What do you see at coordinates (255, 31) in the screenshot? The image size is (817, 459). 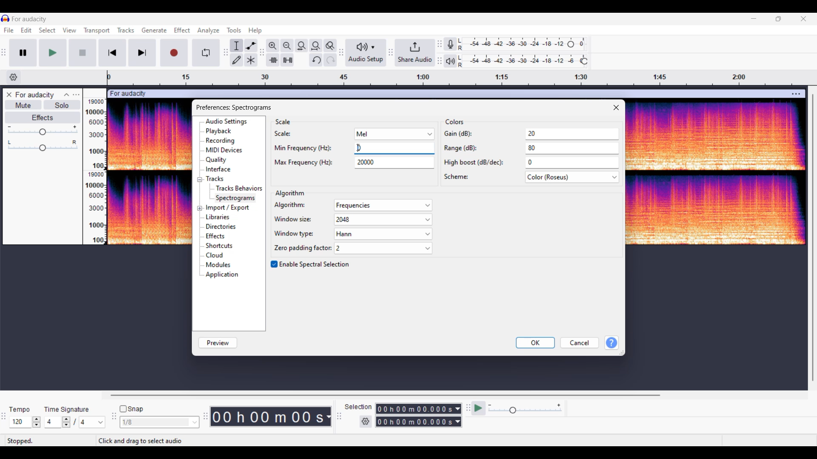 I see `Help menu` at bounding box center [255, 31].